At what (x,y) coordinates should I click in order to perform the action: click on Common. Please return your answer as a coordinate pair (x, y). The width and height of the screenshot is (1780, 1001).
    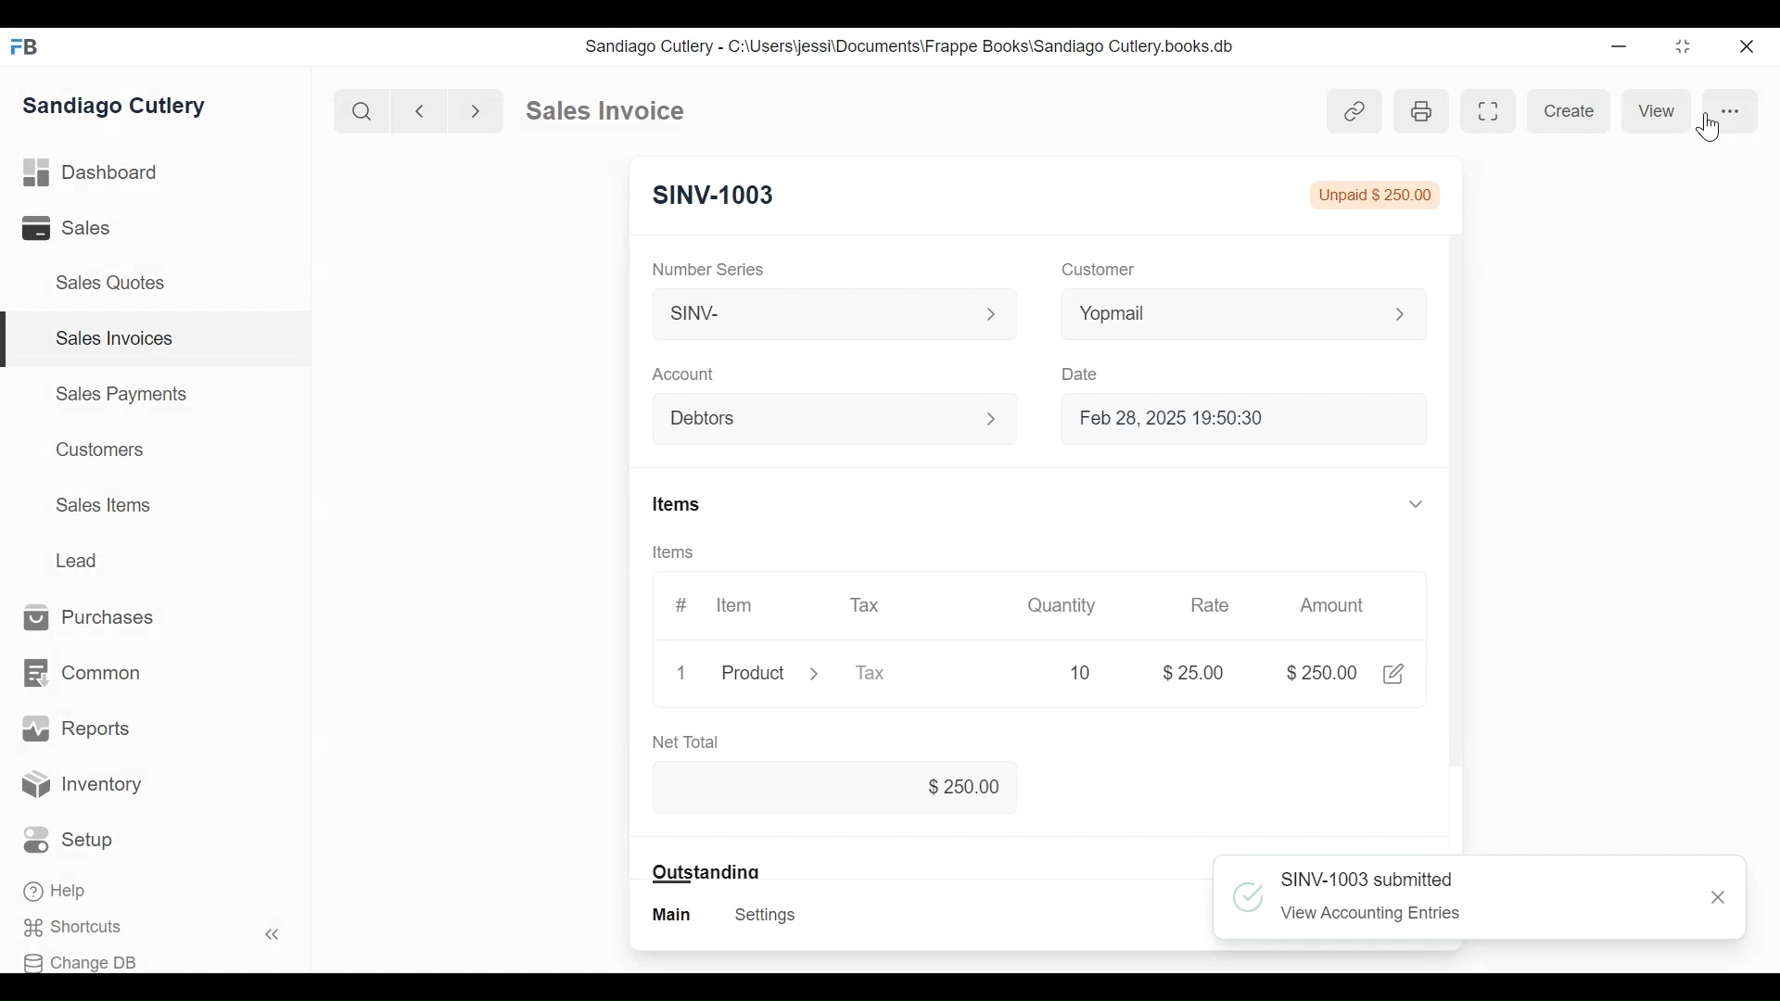
    Looking at the image, I should click on (85, 674).